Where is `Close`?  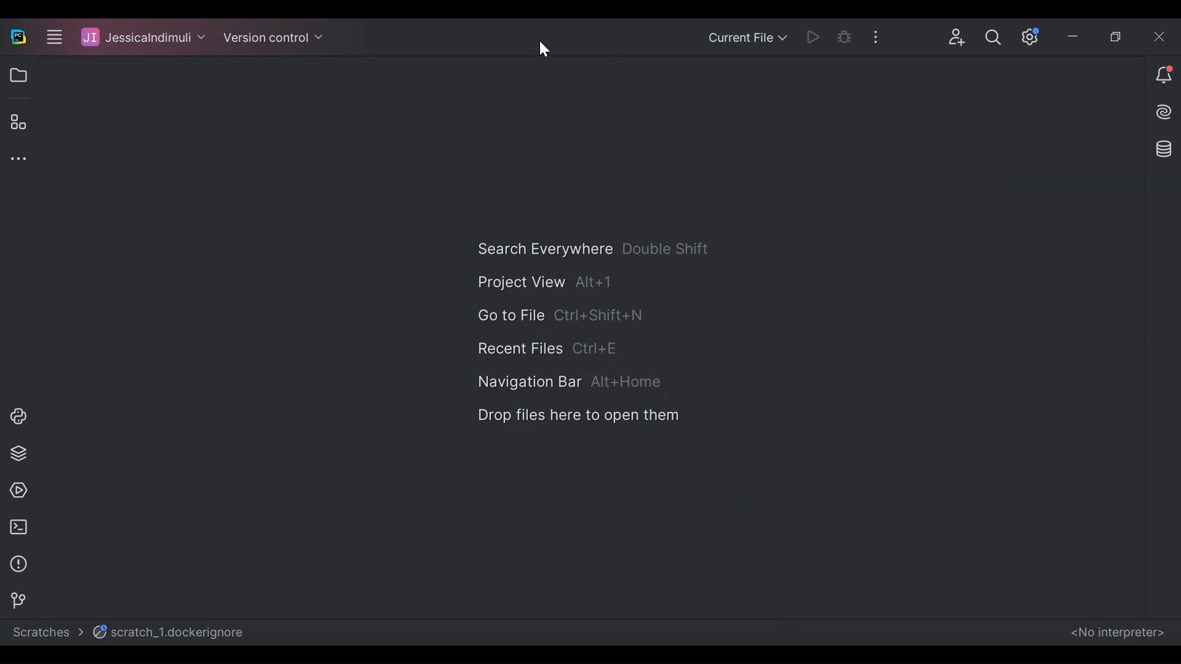 Close is located at coordinates (1160, 36).